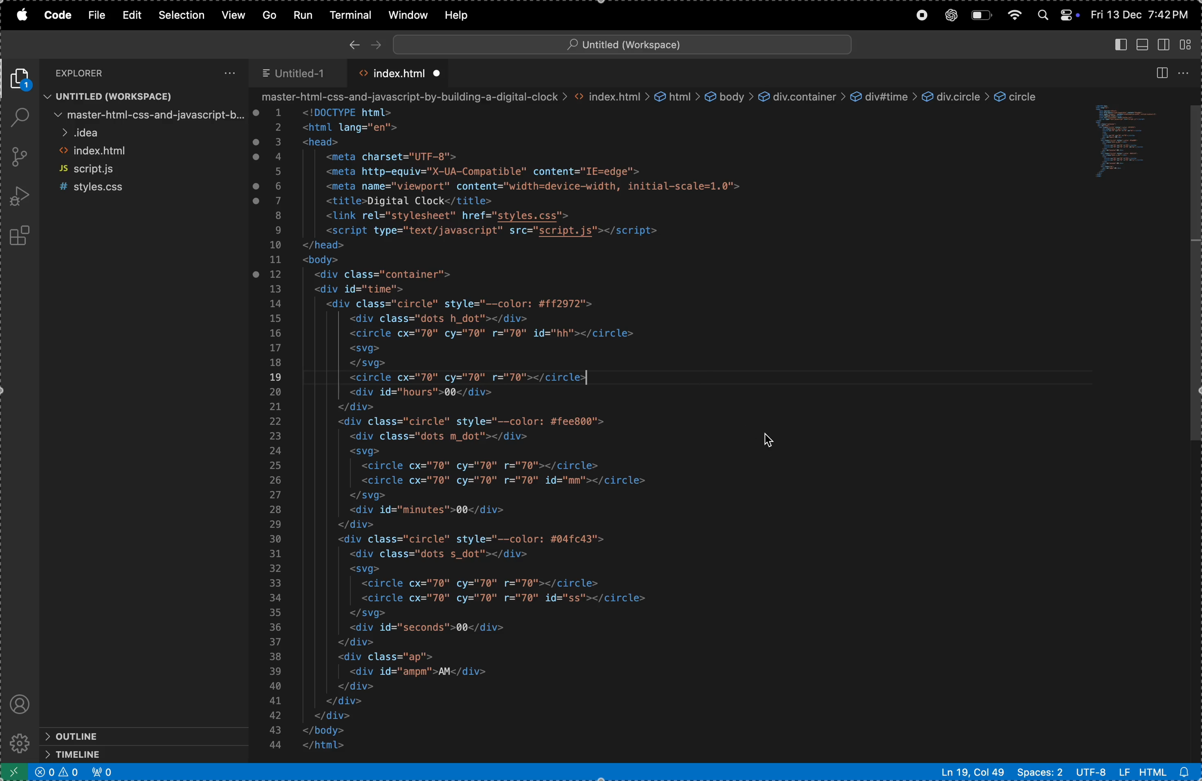 The width and height of the screenshot is (1202, 781). What do you see at coordinates (1038, 771) in the screenshot?
I see `spaces 2` at bounding box center [1038, 771].